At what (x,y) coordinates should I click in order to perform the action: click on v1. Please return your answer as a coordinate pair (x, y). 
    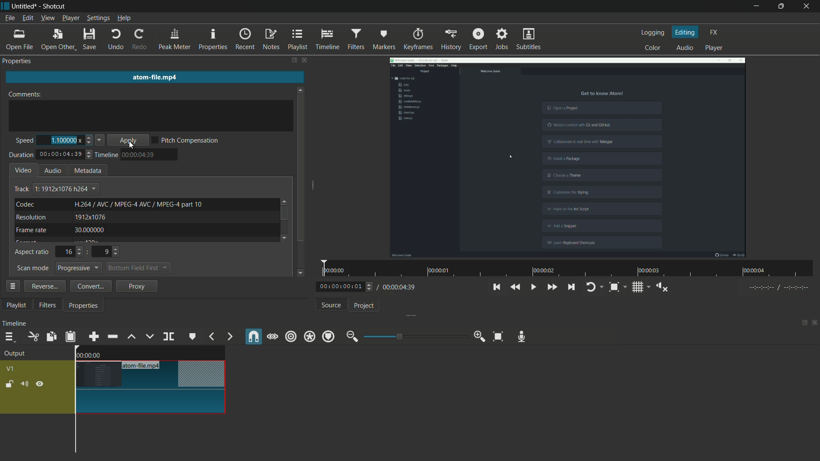
    Looking at the image, I should click on (11, 369).